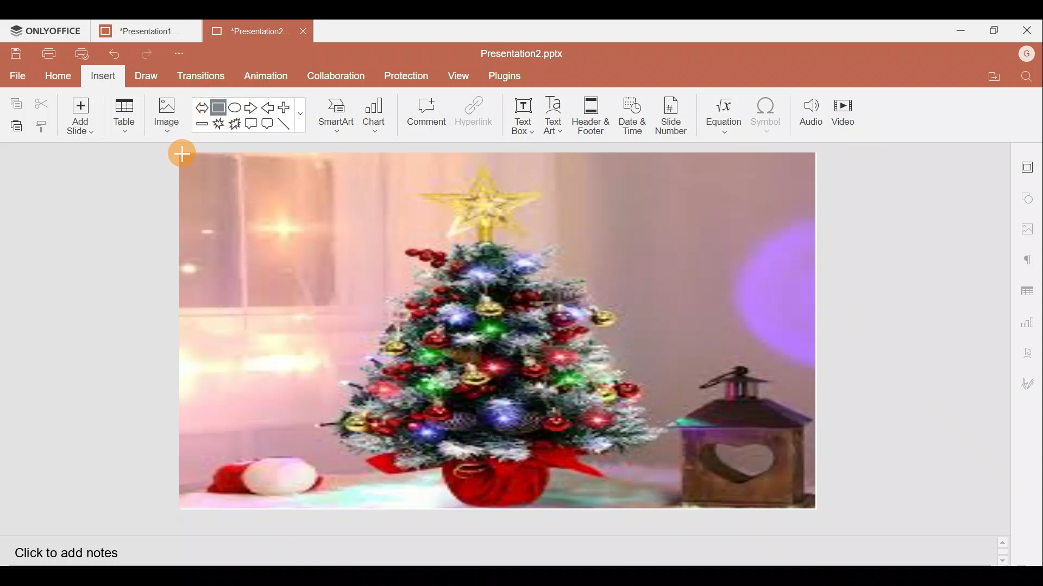 Image resolution: width=1043 pixels, height=586 pixels. What do you see at coordinates (149, 54) in the screenshot?
I see `Redo` at bounding box center [149, 54].